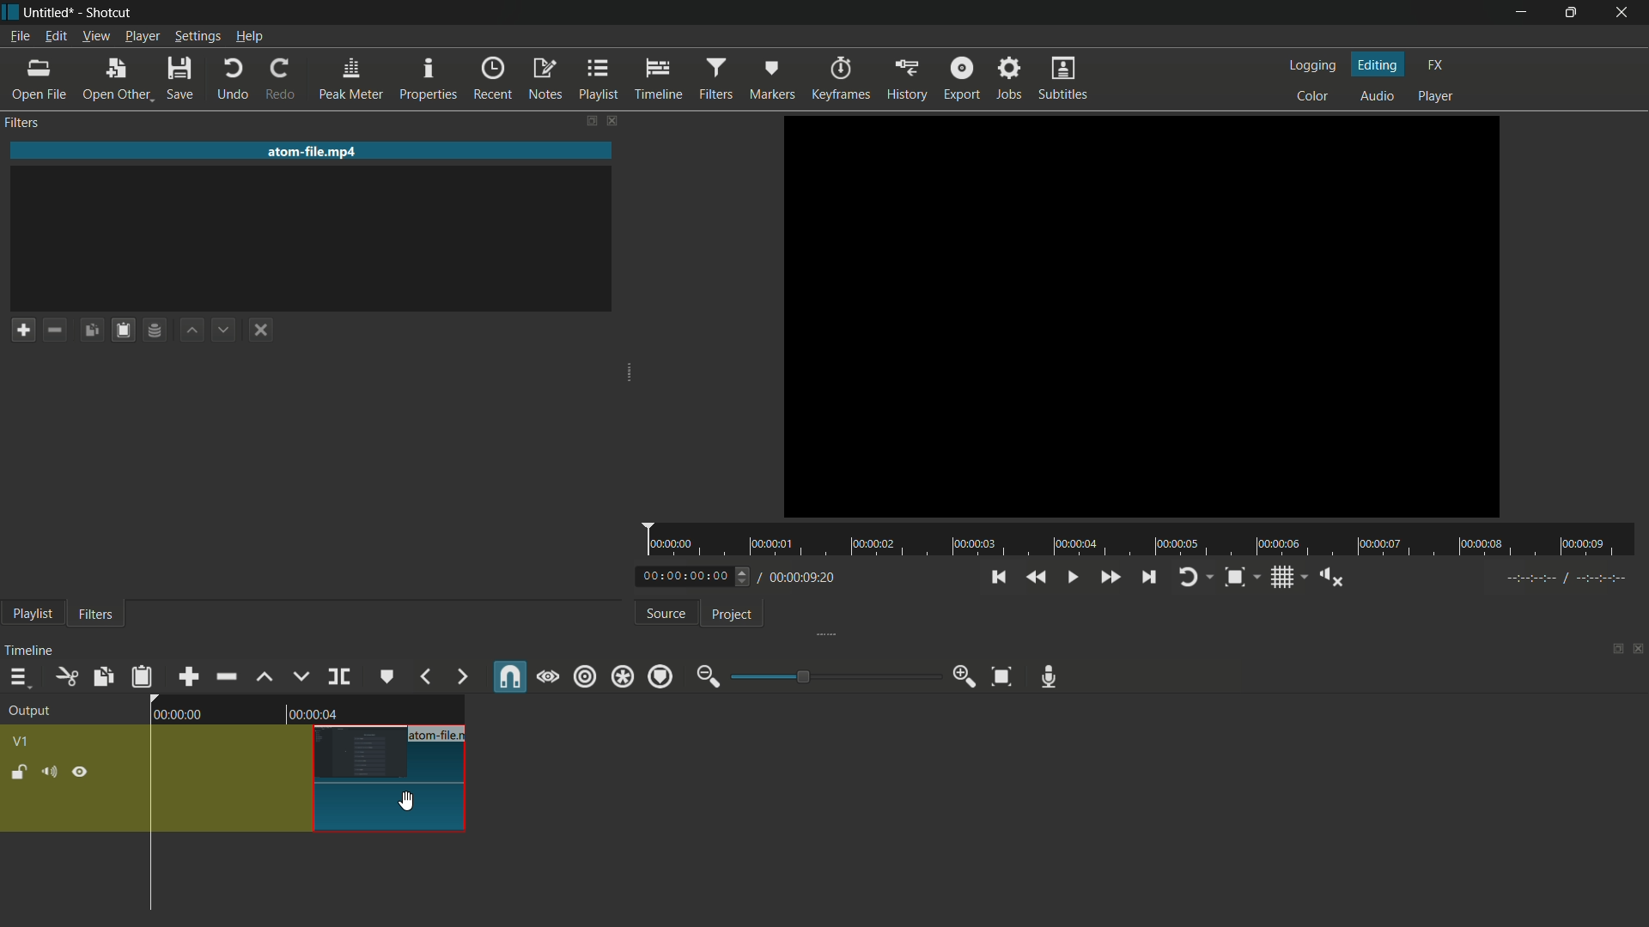 The image size is (1649, 927). What do you see at coordinates (33, 647) in the screenshot?
I see `timeline` at bounding box center [33, 647].